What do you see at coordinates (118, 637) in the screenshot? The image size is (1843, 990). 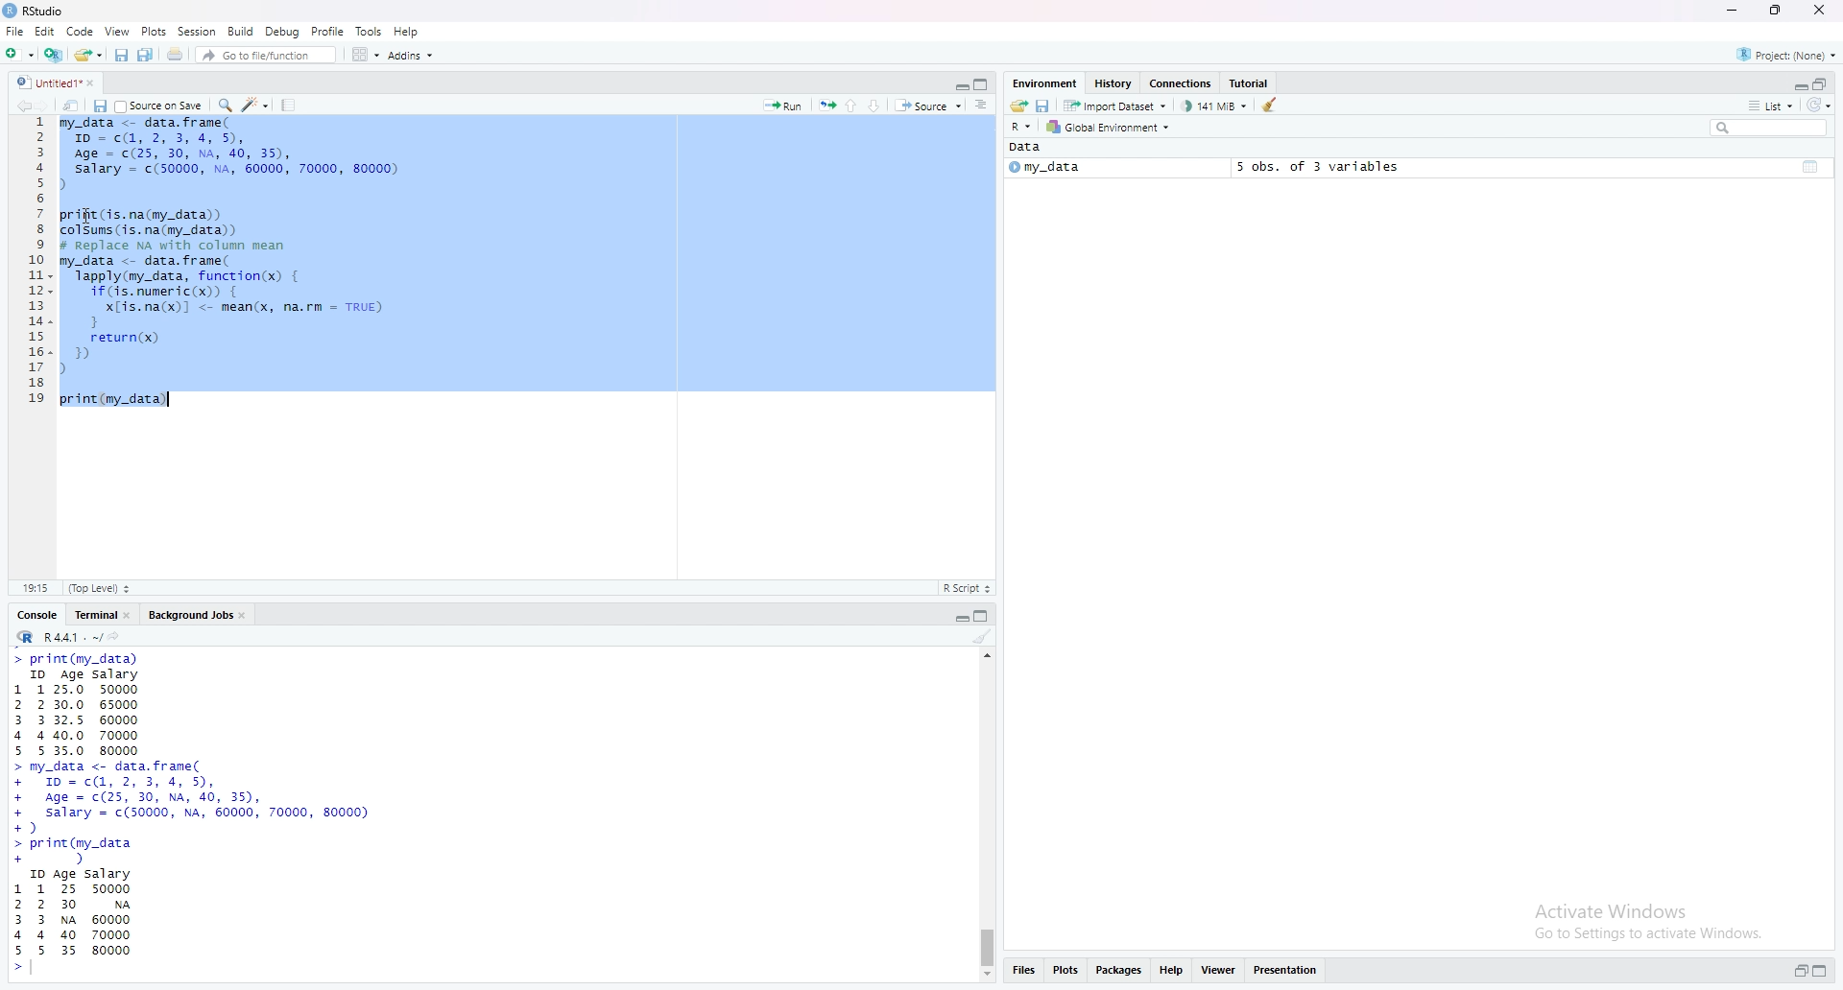 I see `view the current working directory` at bounding box center [118, 637].